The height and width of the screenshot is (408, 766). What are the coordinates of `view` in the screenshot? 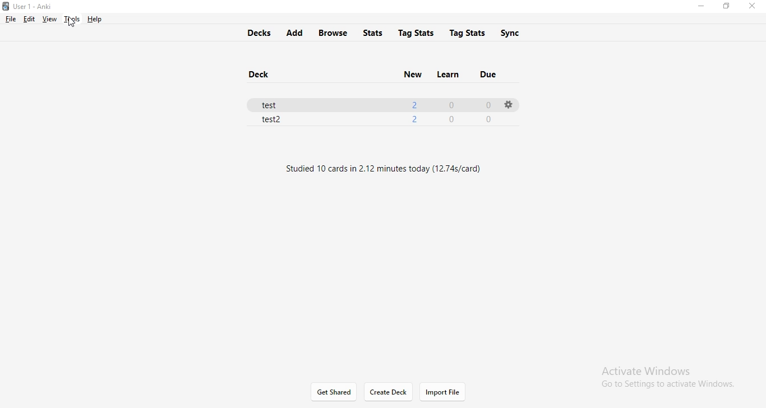 It's located at (48, 19).